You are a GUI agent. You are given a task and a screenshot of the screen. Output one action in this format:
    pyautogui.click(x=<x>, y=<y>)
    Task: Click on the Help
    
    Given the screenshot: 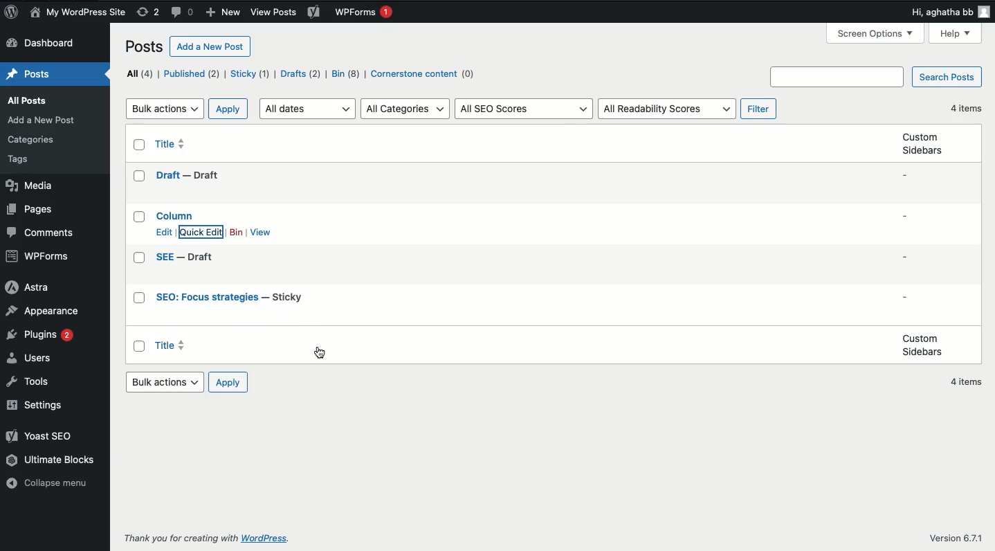 What is the action you would take?
    pyautogui.click(x=955, y=34)
    